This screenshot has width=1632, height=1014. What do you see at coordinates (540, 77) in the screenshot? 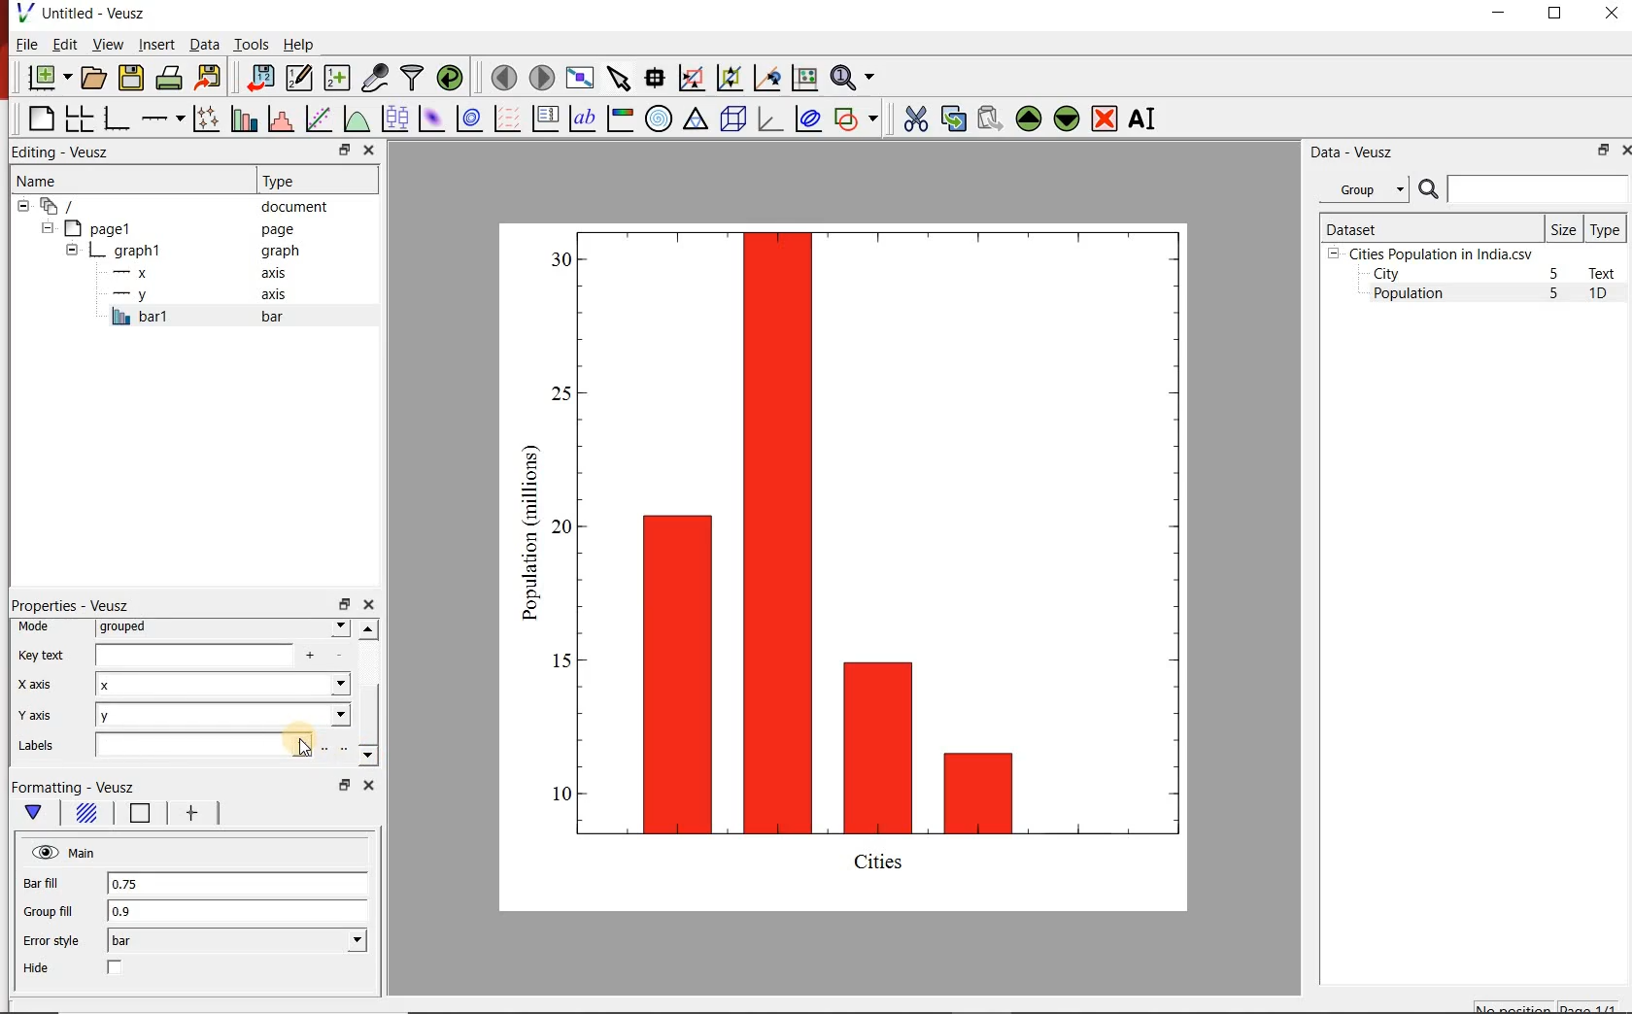
I see `move to the next page` at bounding box center [540, 77].